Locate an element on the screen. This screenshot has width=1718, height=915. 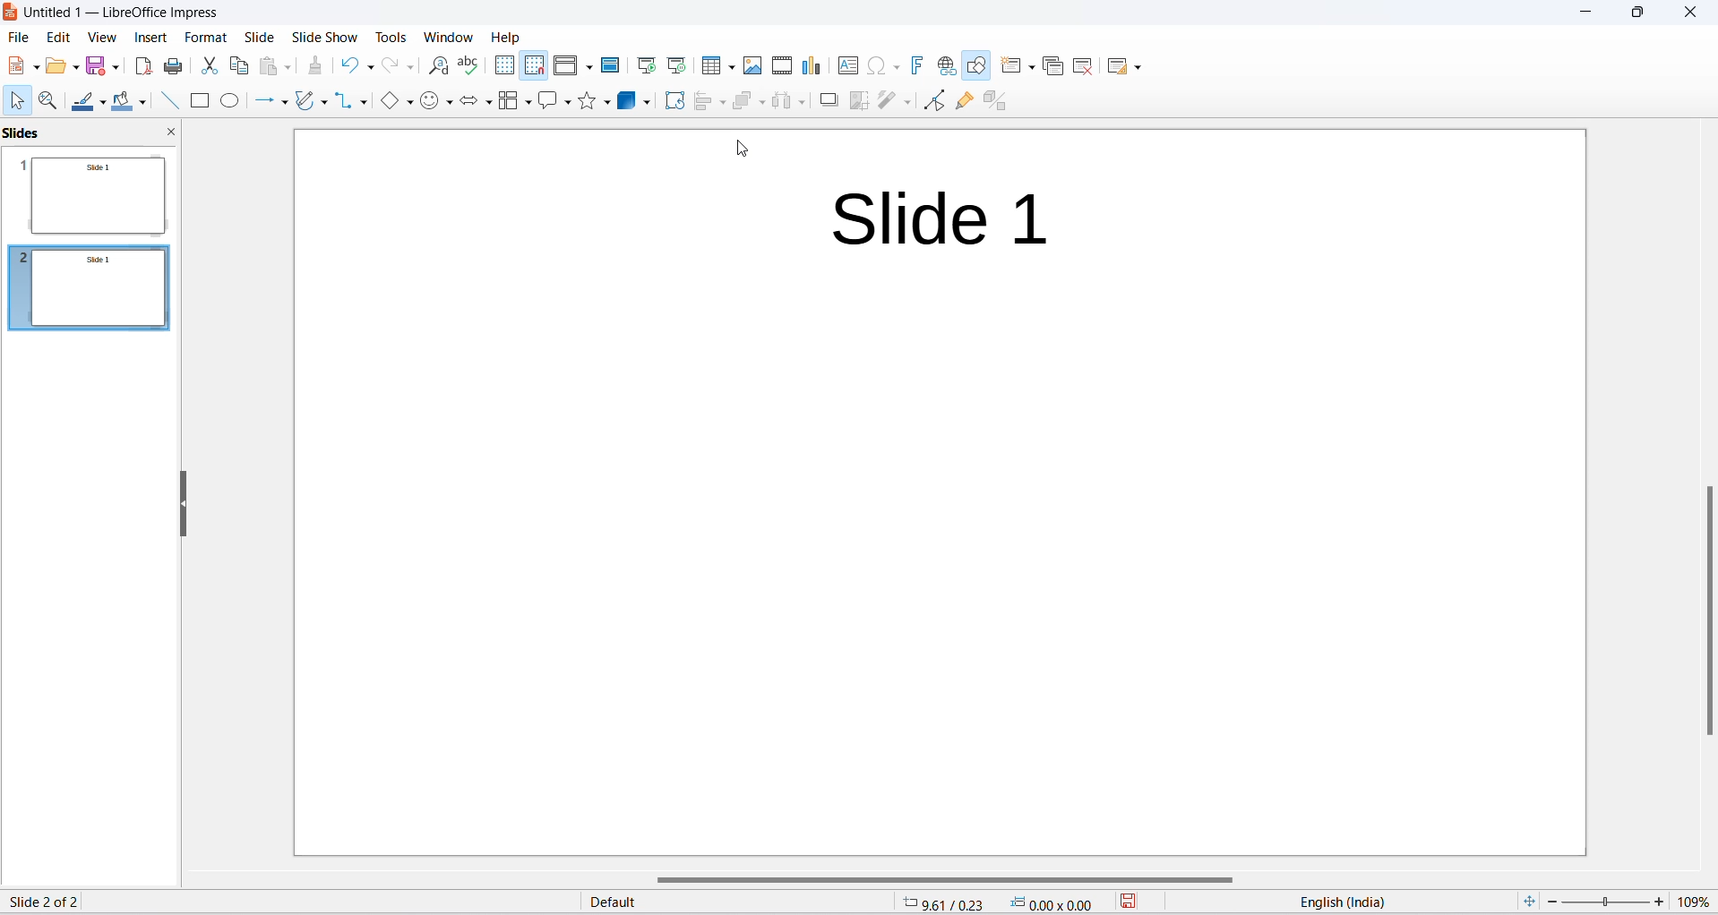
Object distribution is located at coordinates (792, 101).